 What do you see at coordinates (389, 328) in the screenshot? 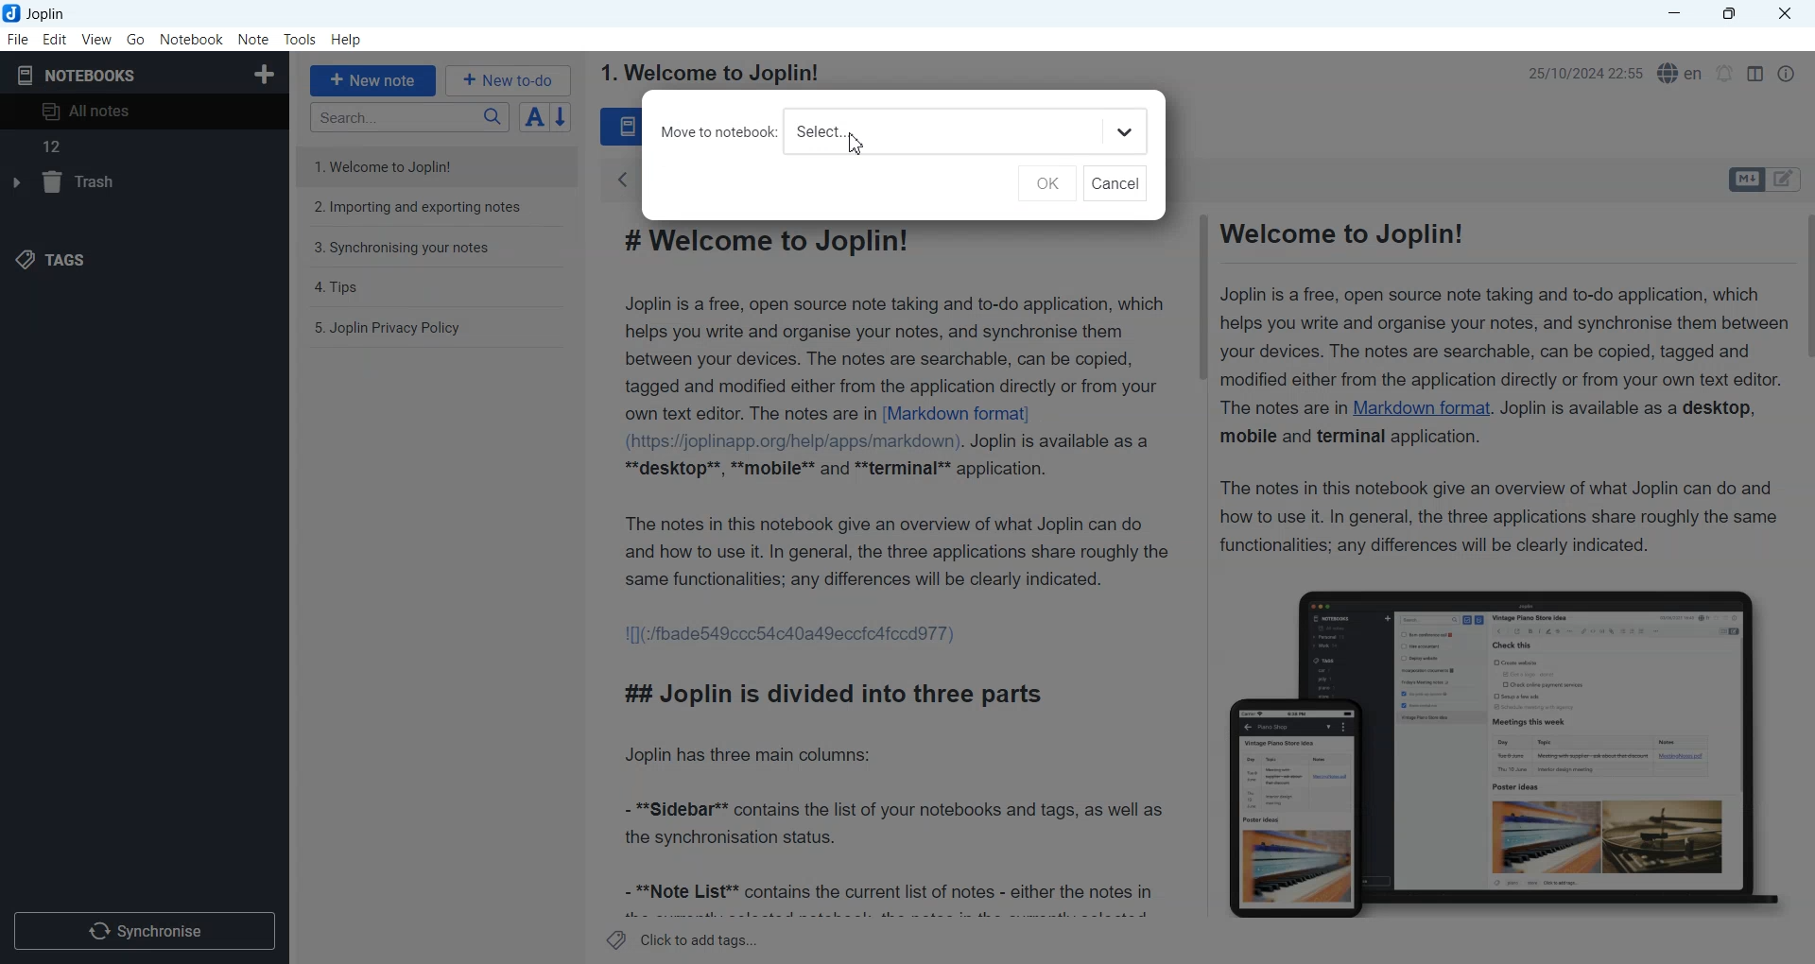
I see `5. Joplin Privacy Policy` at bounding box center [389, 328].